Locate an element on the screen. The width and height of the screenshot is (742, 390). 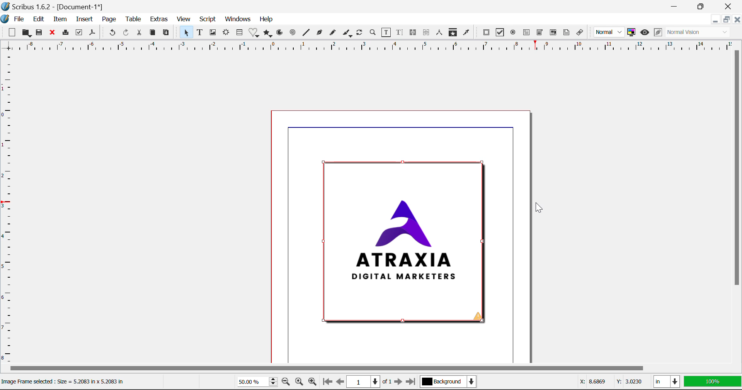
Freehand Line is located at coordinates (334, 34).